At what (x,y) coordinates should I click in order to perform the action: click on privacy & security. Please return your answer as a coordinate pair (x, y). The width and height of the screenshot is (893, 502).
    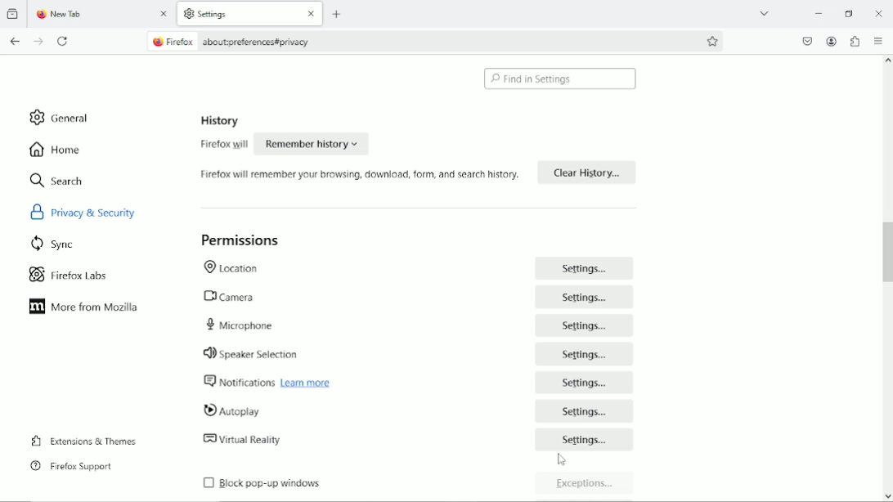
    Looking at the image, I should click on (103, 211).